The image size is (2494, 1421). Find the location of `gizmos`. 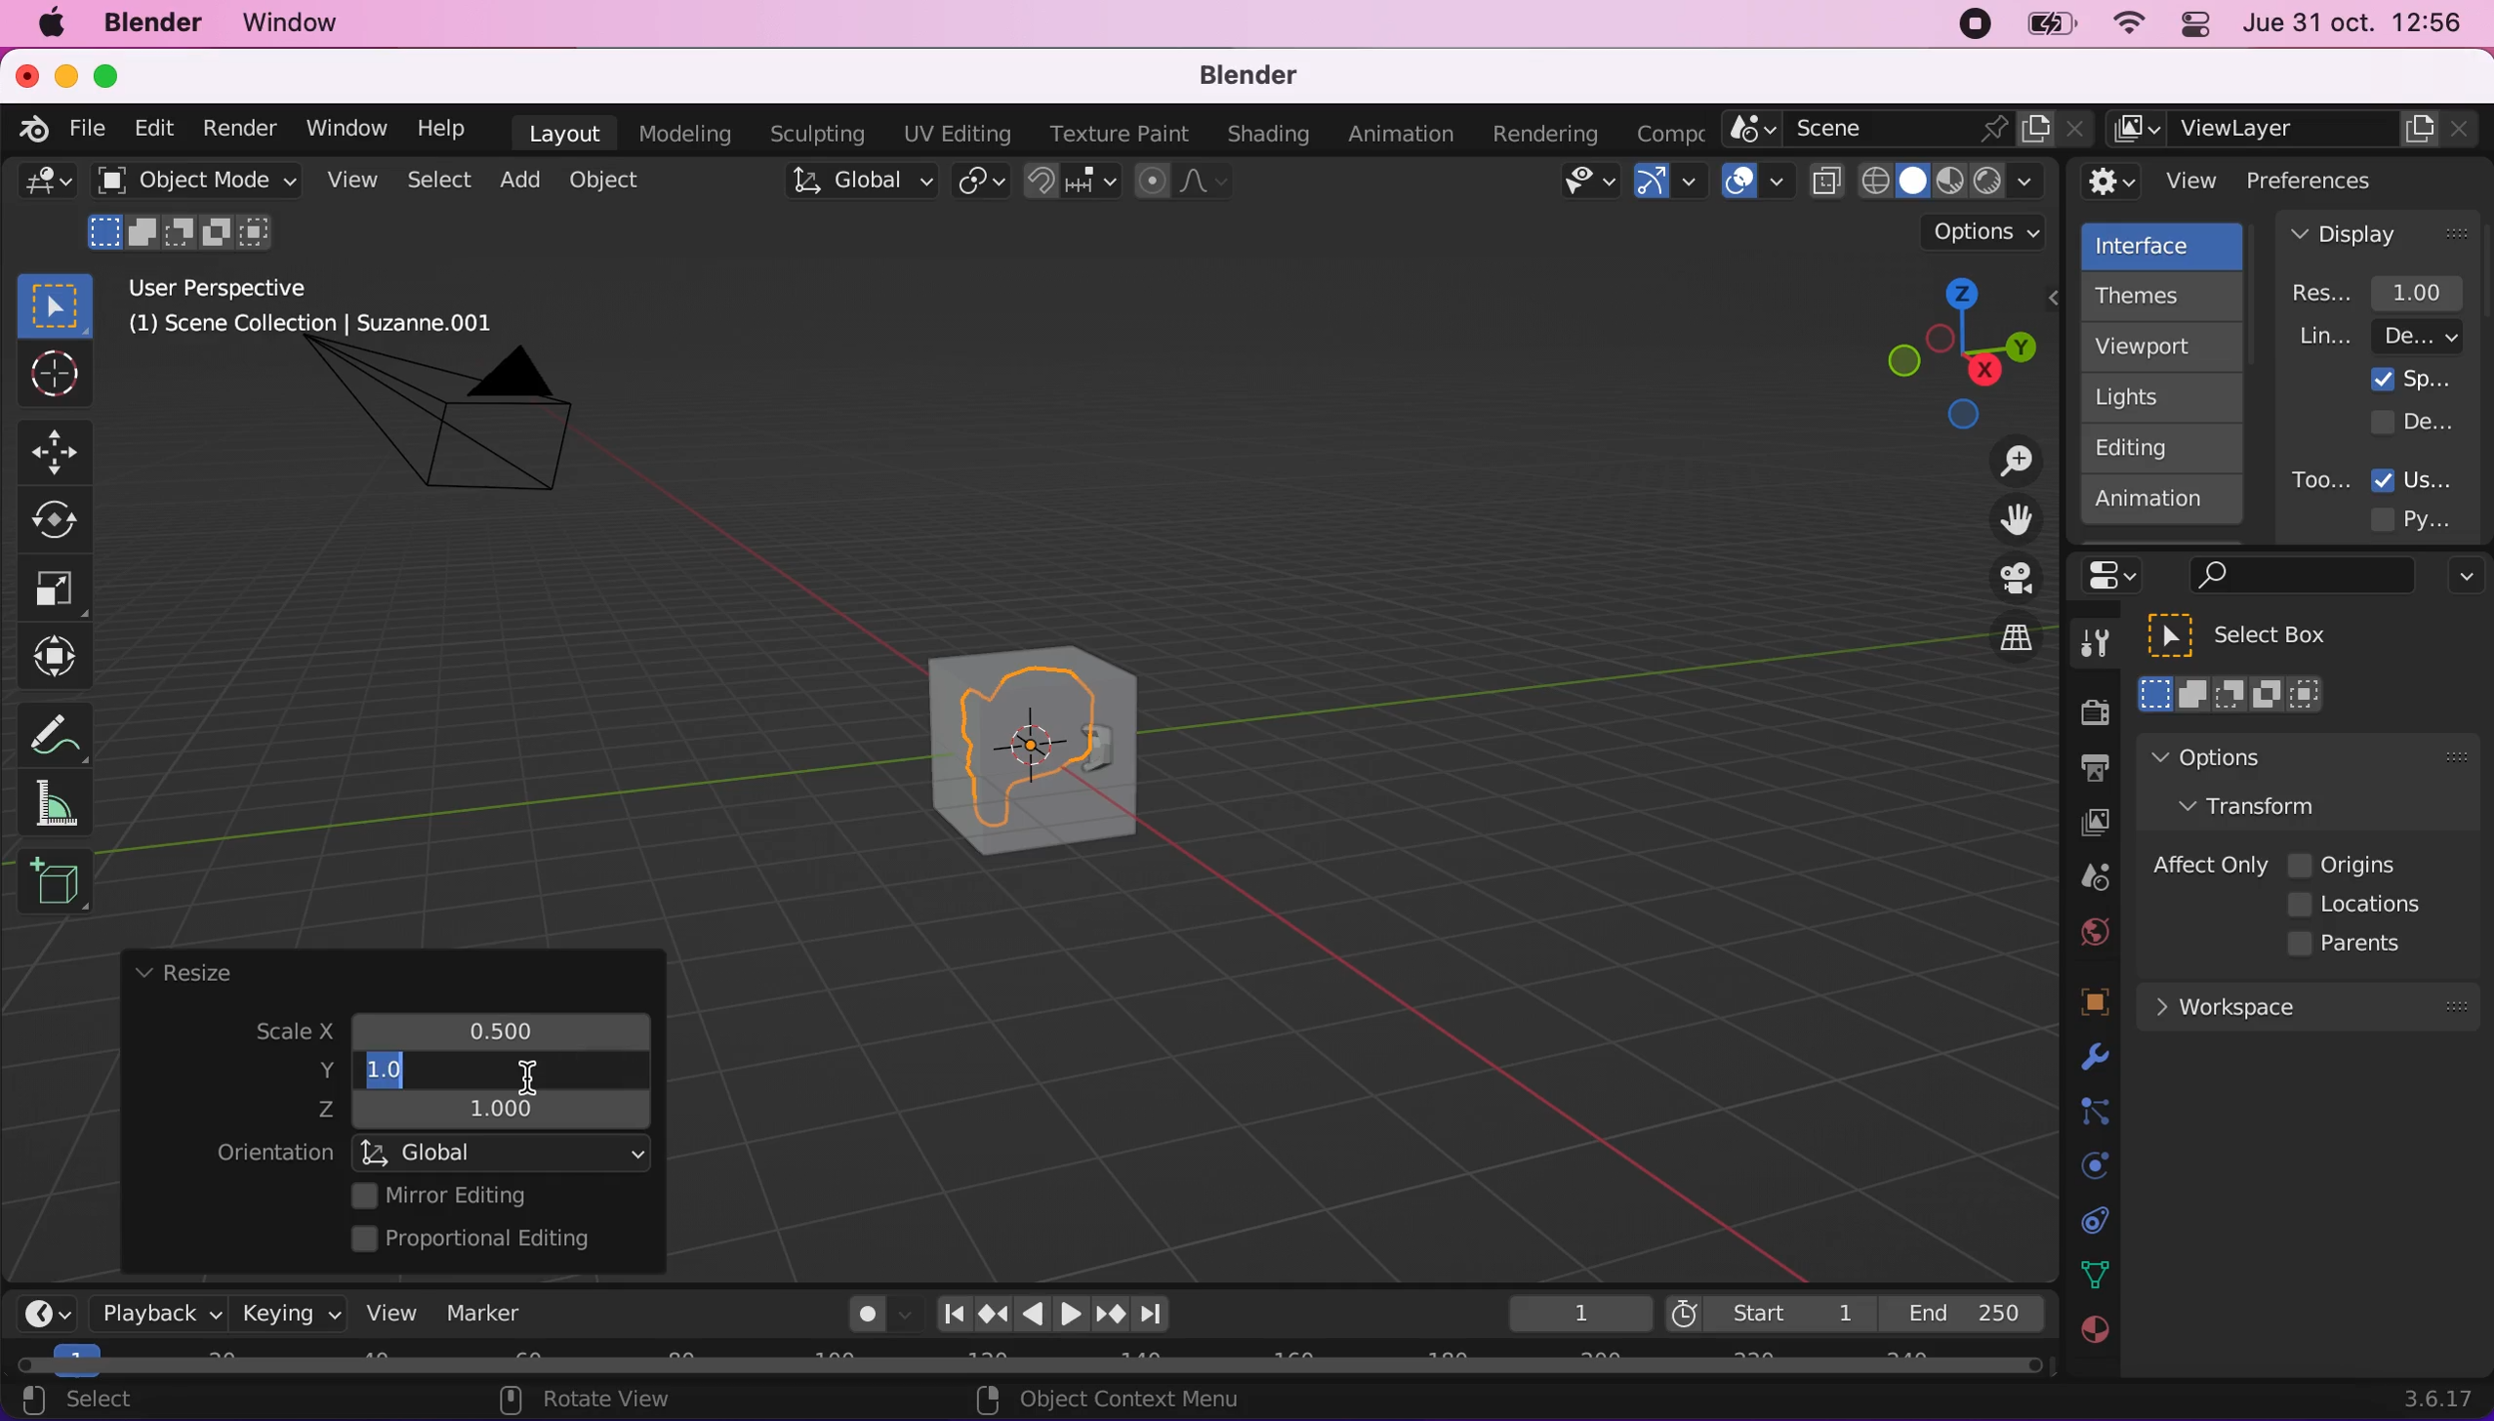

gizmos is located at coordinates (1668, 187).